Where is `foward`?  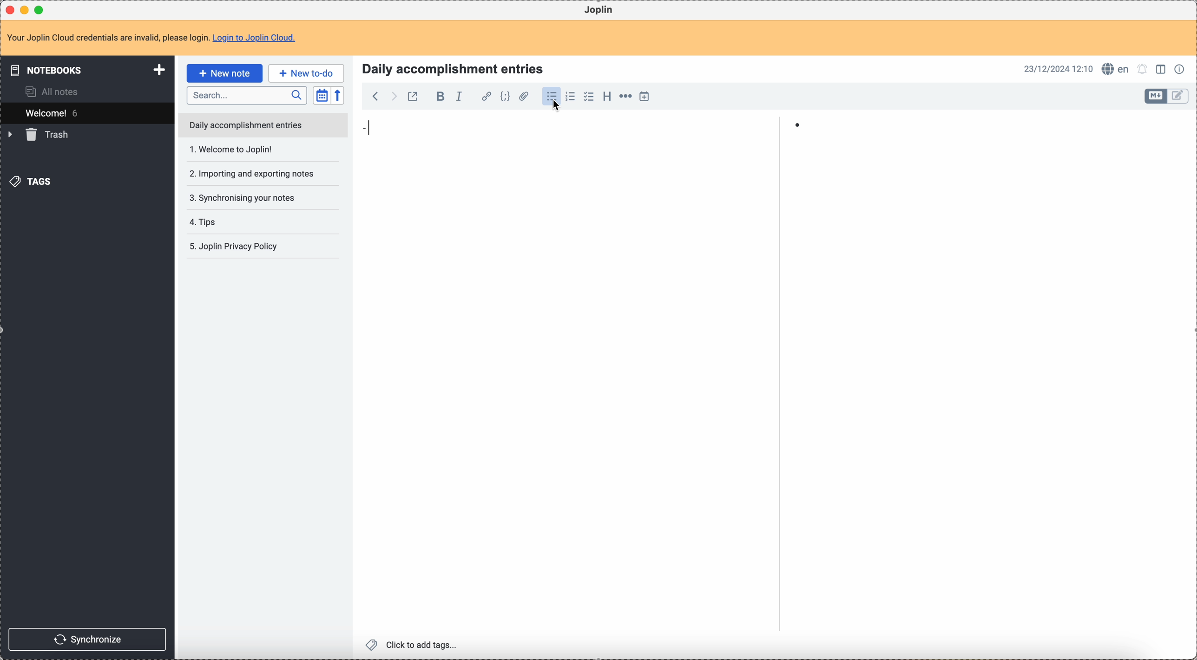
foward is located at coordinates (393, 96).